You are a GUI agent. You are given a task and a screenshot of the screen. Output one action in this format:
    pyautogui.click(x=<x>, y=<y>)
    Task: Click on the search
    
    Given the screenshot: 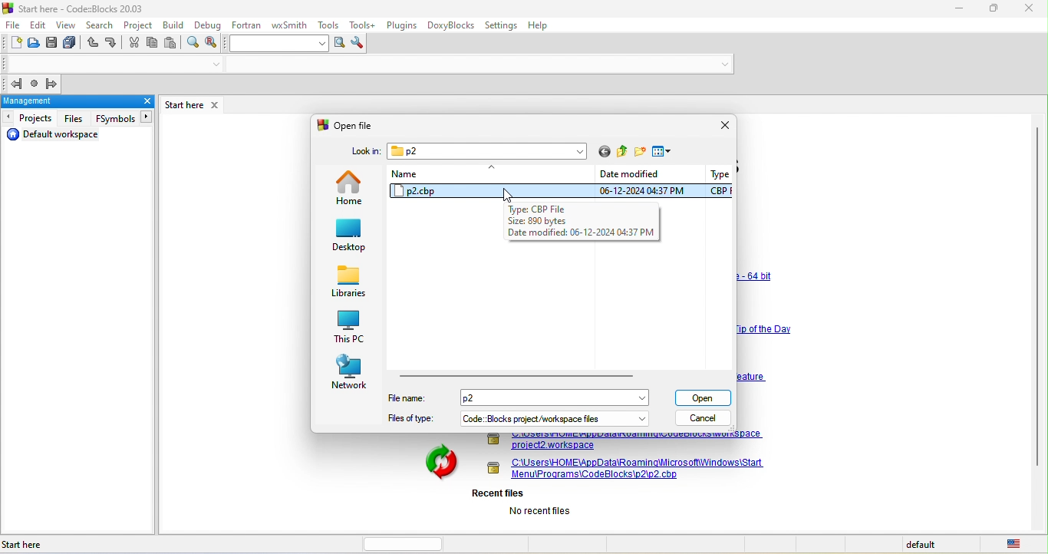 What is the action you would take?
    pyautogui.click(x=103, y=25)
    